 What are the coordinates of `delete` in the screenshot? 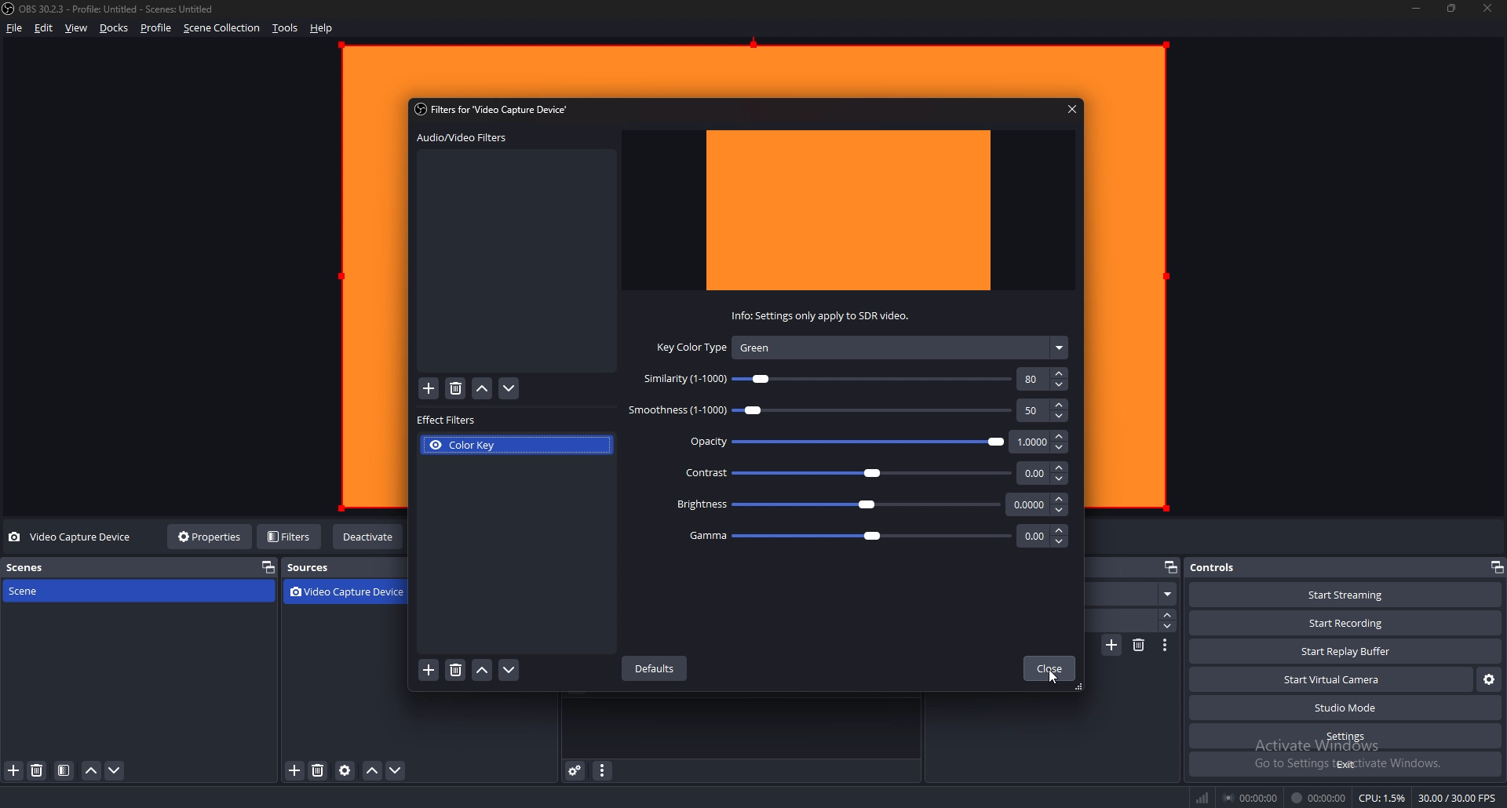 It's located at (456, 389).